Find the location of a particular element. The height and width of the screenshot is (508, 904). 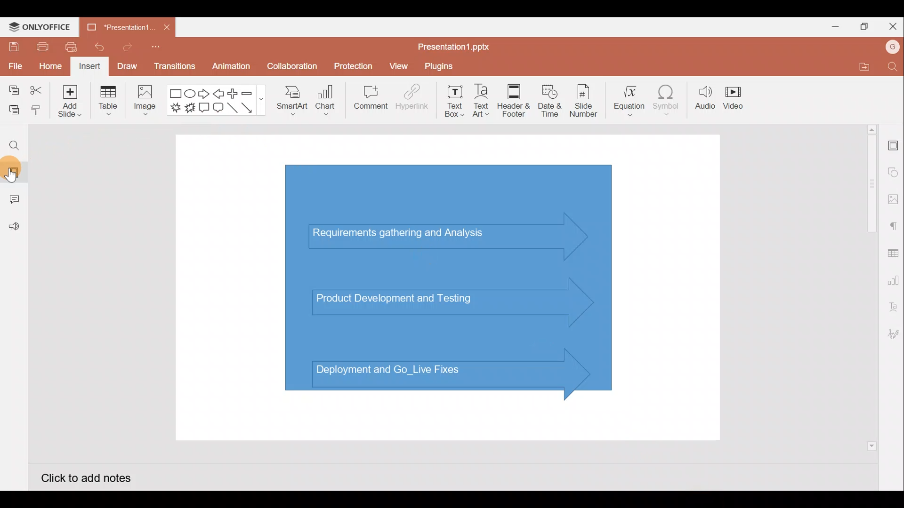

Click to add notes is located at coordinates (82, 478).